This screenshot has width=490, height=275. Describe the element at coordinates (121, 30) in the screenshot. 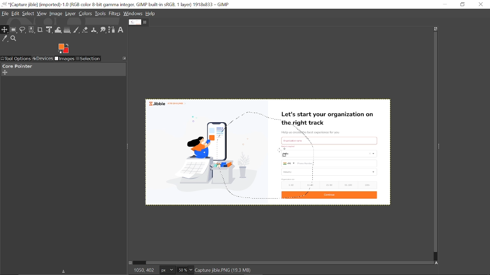

I see `Text tool` at that location.